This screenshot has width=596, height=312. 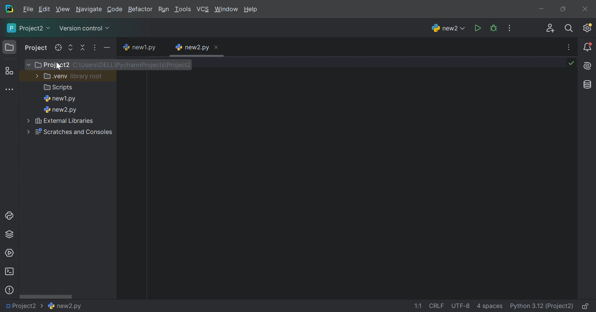 I want to click on Scratches and consoles, so click(x=75, y=132).